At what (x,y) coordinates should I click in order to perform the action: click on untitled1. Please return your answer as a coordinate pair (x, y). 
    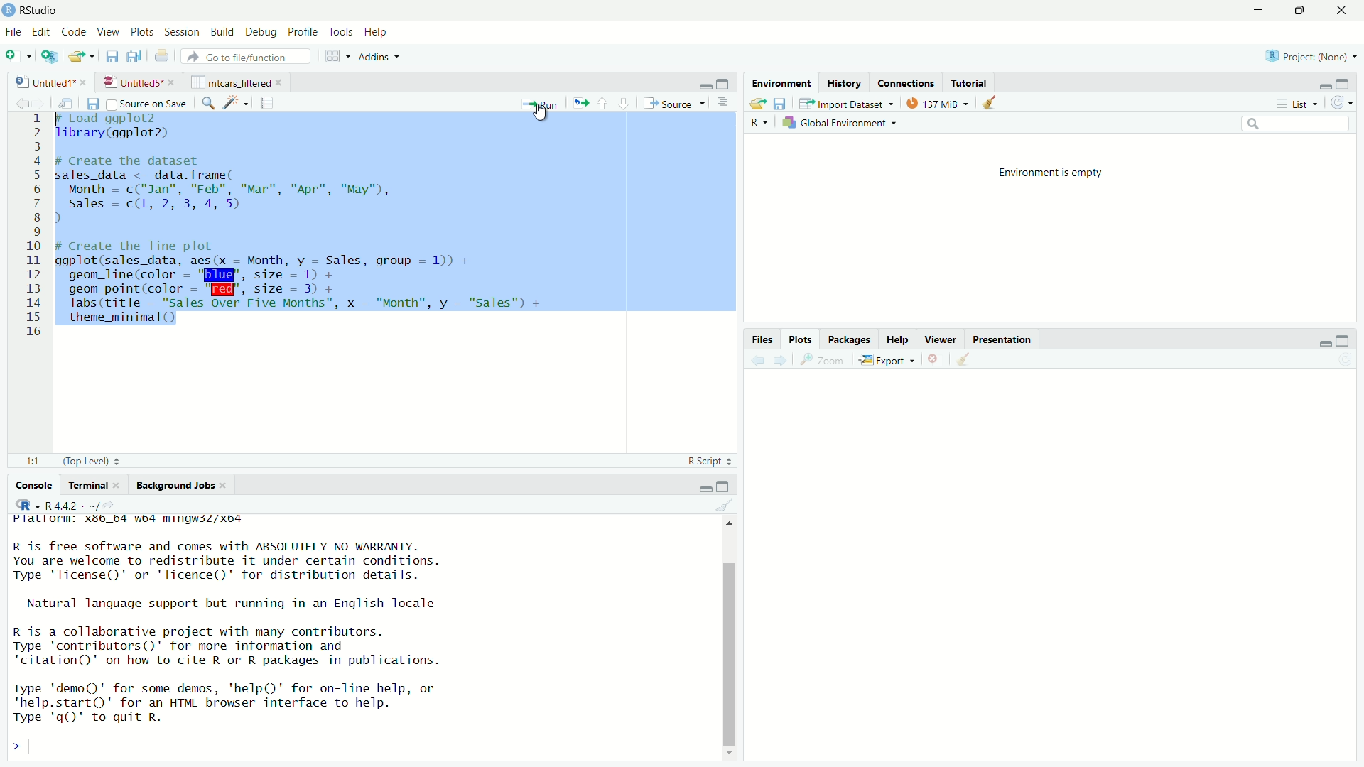
    Looking at the image, I should click on (43, 82).